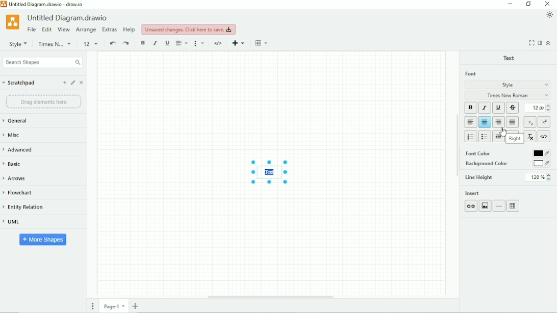  What do you see at coordinates (513, 122) in the screenshot?
I see `Block` at bounding box center [513, 122].